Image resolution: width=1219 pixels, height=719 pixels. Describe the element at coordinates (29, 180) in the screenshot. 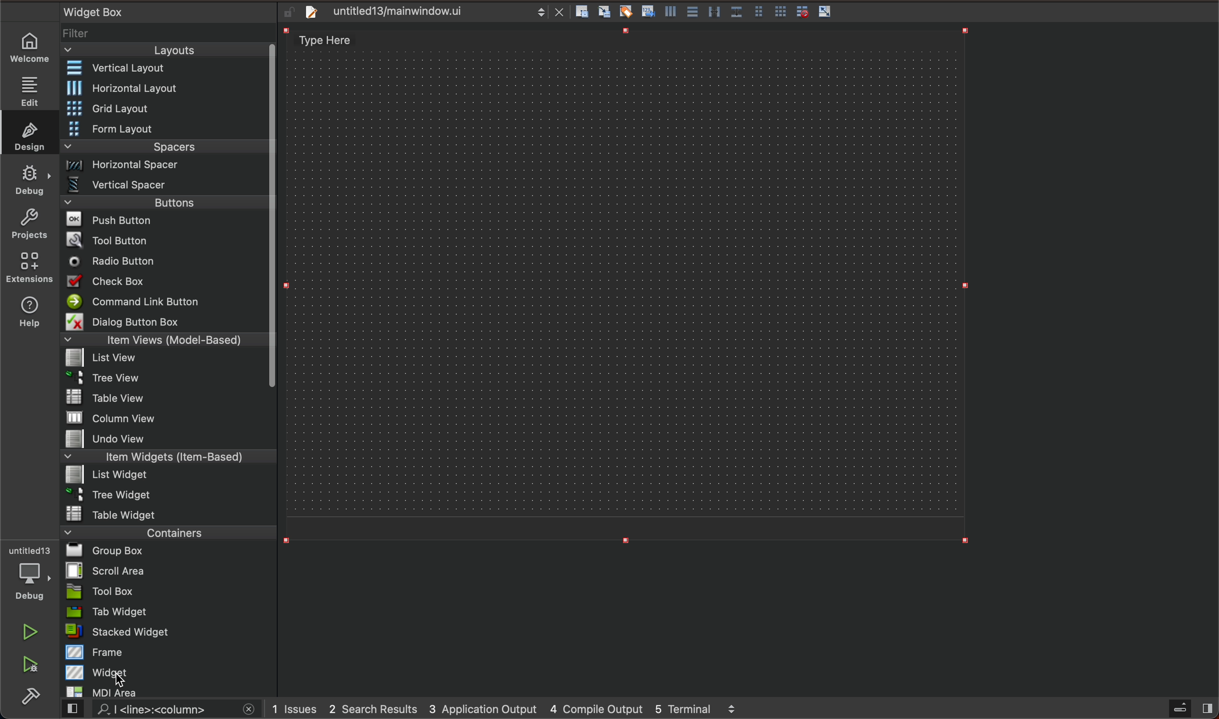

I see `debug` at that location.